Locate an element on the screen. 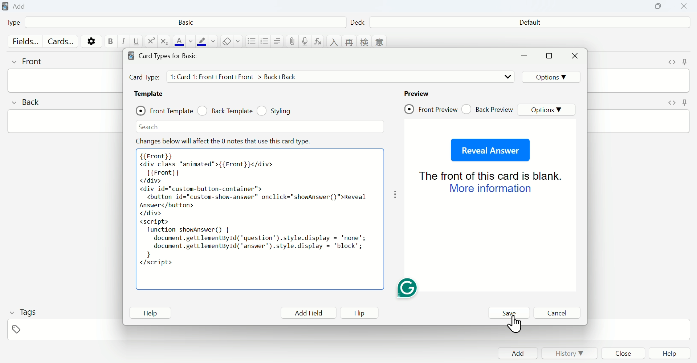 The height and width of the screenshot is (363, 697). Save is located at coordinates (509, 313).